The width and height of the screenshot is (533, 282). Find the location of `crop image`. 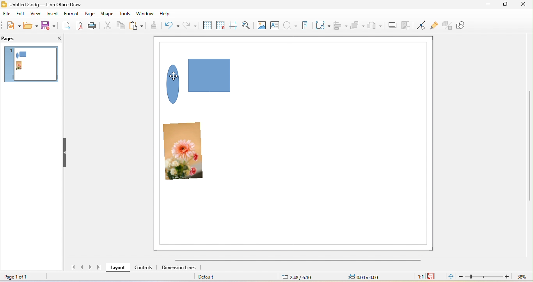

crop image is located at coordinates (407, 21).